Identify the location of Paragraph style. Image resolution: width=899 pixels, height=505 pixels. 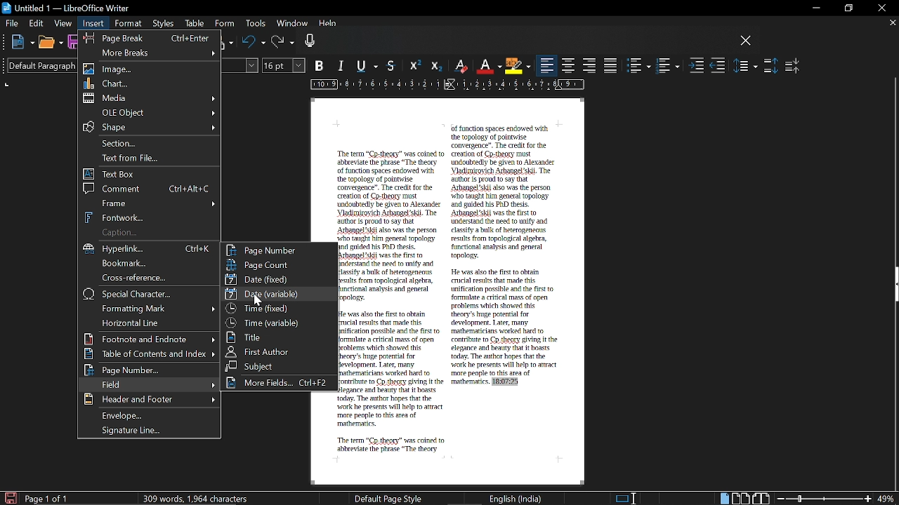
(37, 65).